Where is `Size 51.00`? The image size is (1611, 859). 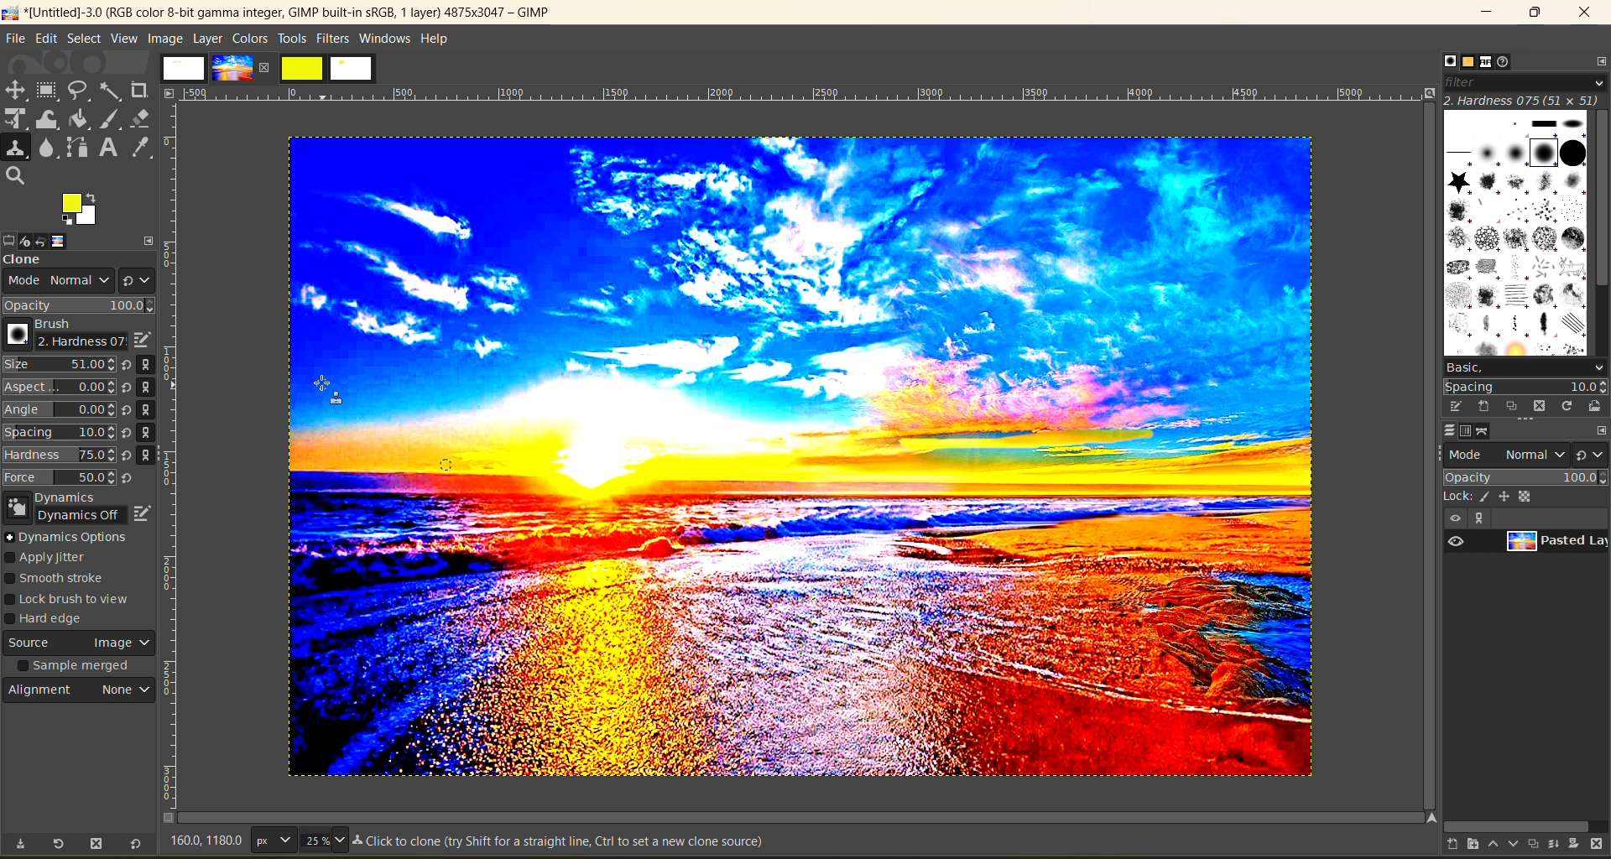 Size 51.00 is located at coordinates (57, 366).